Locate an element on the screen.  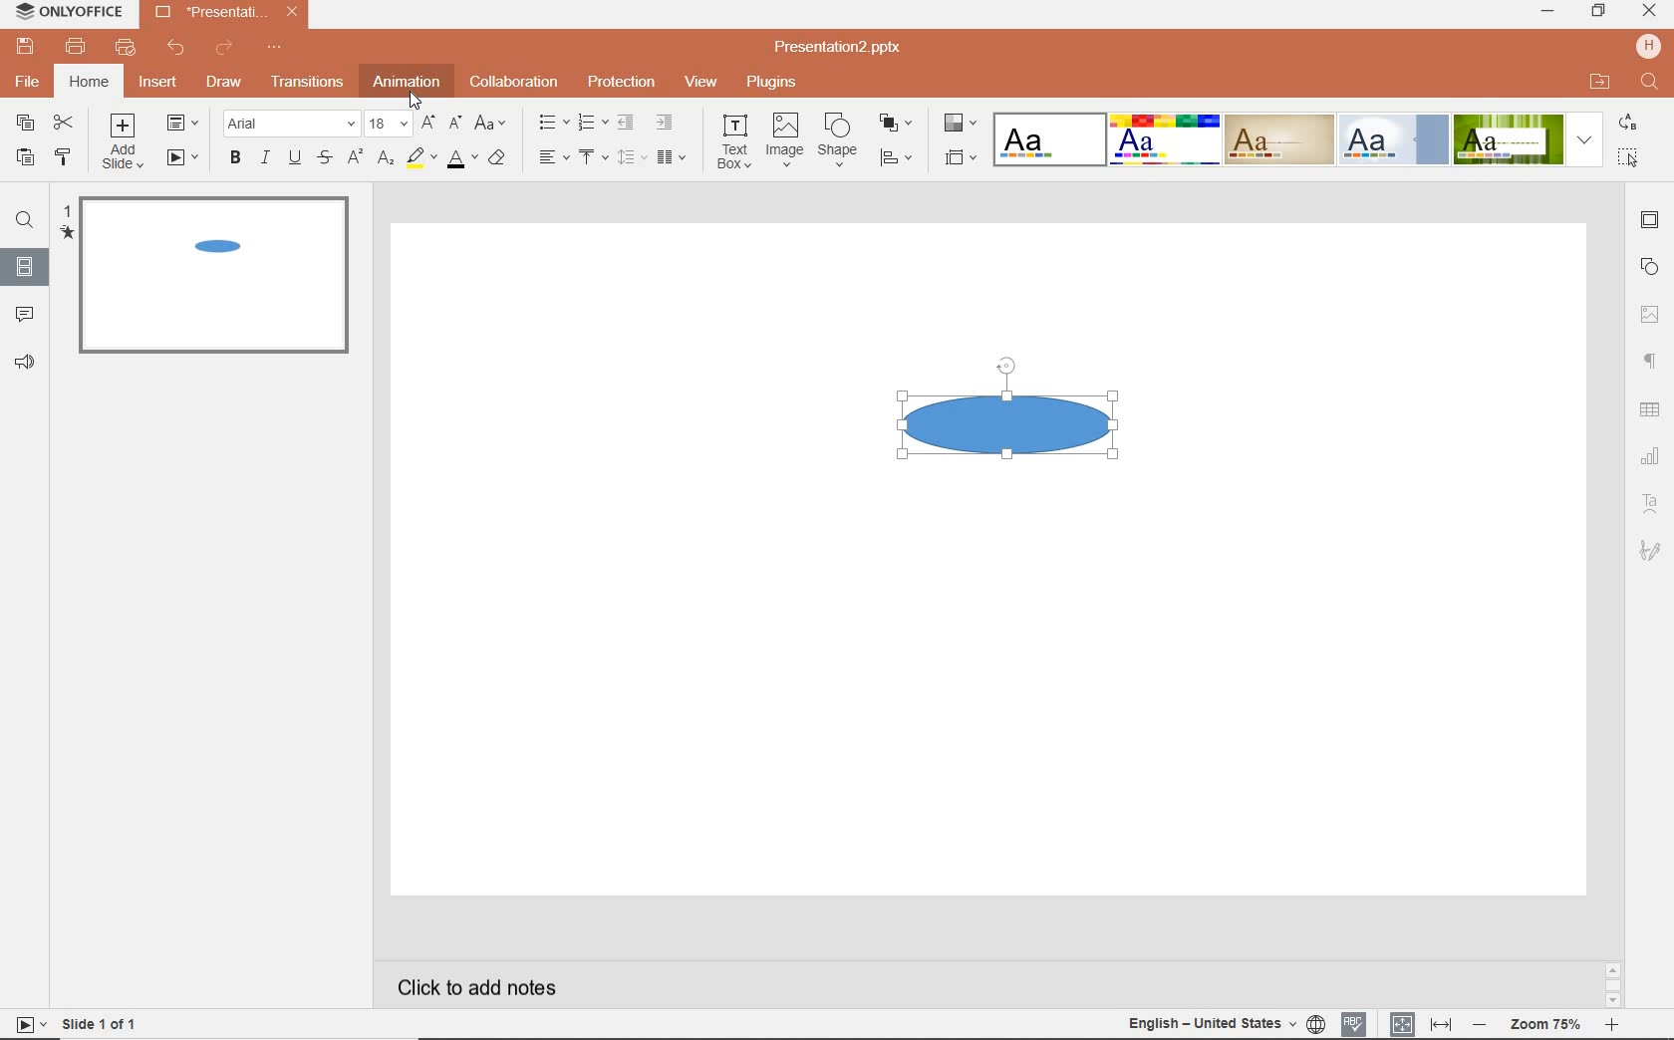
classic is located at coordinates (1278, 139).